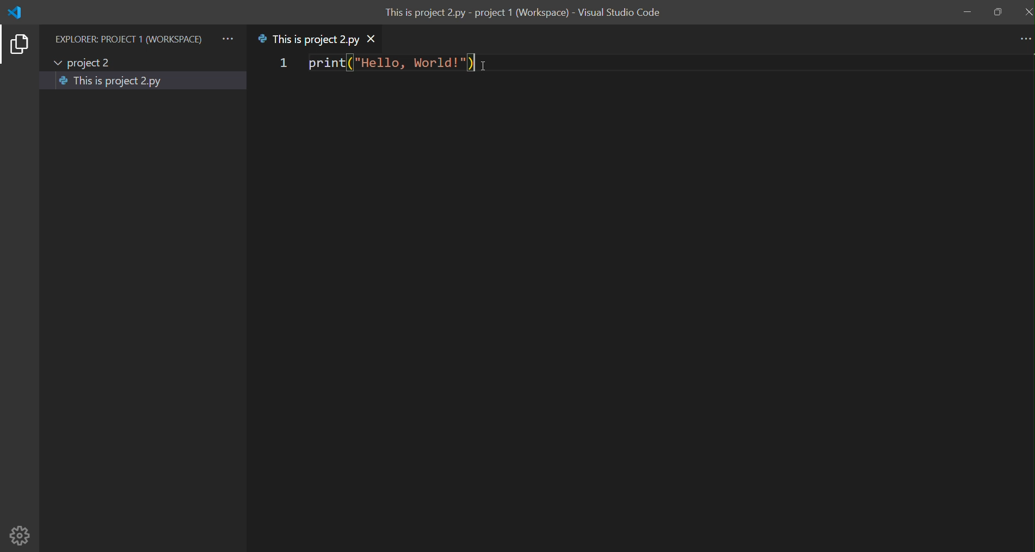 Image resolution: width=1035 pixels, height=552 pixels. What do you see at coordinates (997, 13) in the screenshot?
I see `maximize` at bounding box center [997, 13].